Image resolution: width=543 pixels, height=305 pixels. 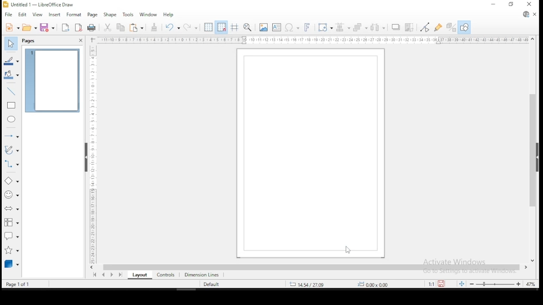 I want to click on format, so click(x=74, y=15).